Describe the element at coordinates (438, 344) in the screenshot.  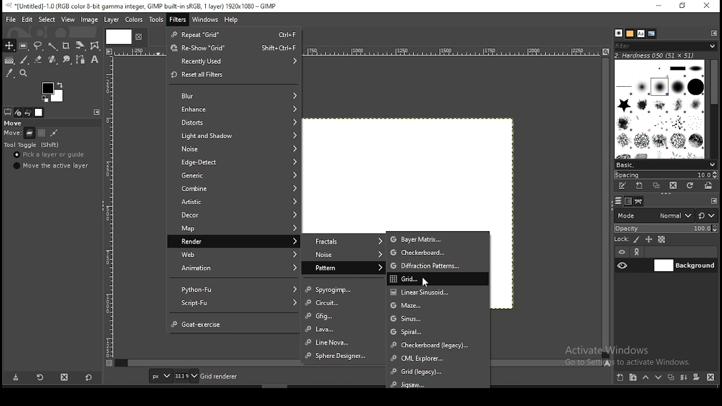
I see `checkerboard ` at that location.